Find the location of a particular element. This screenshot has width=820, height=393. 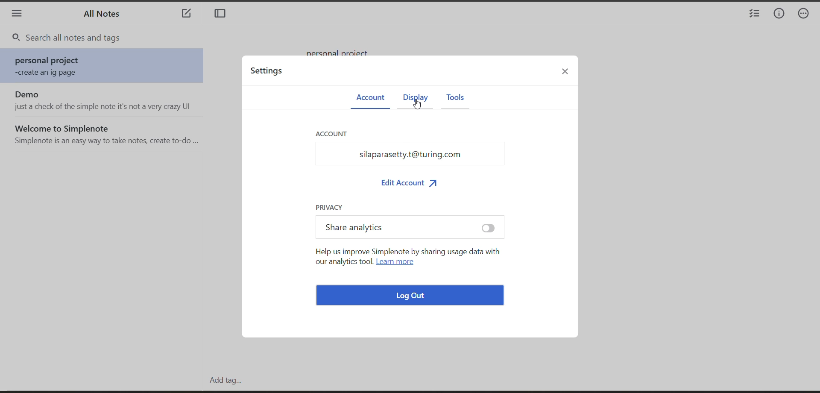

new note is located at coordinates (186, 15).